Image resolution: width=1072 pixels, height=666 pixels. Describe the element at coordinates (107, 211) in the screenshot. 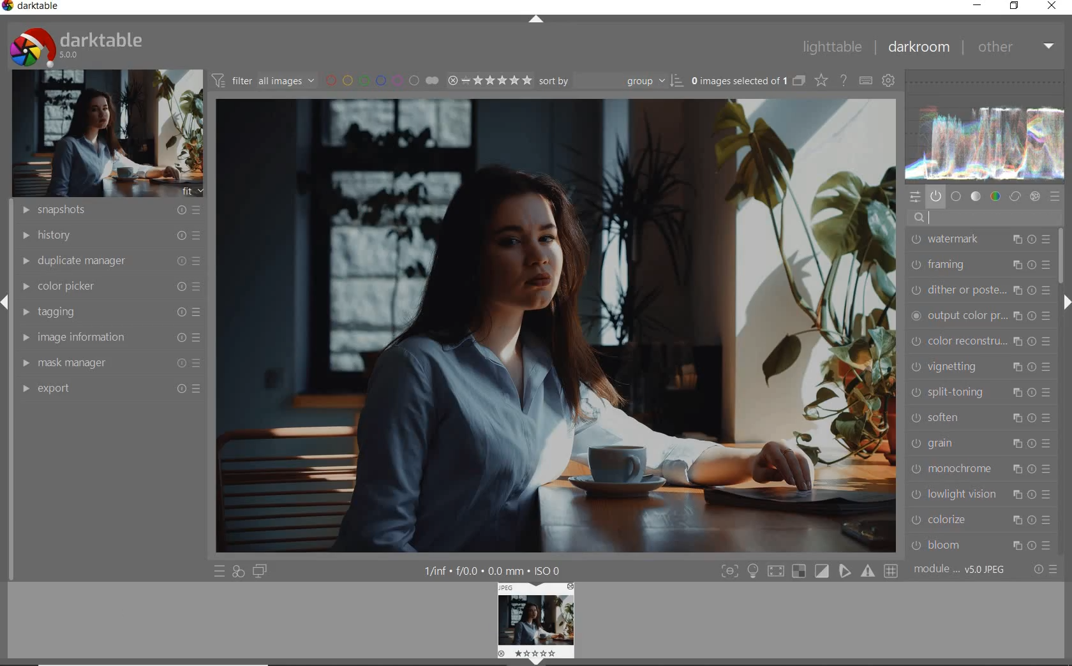

I see `snapshots` at that location.